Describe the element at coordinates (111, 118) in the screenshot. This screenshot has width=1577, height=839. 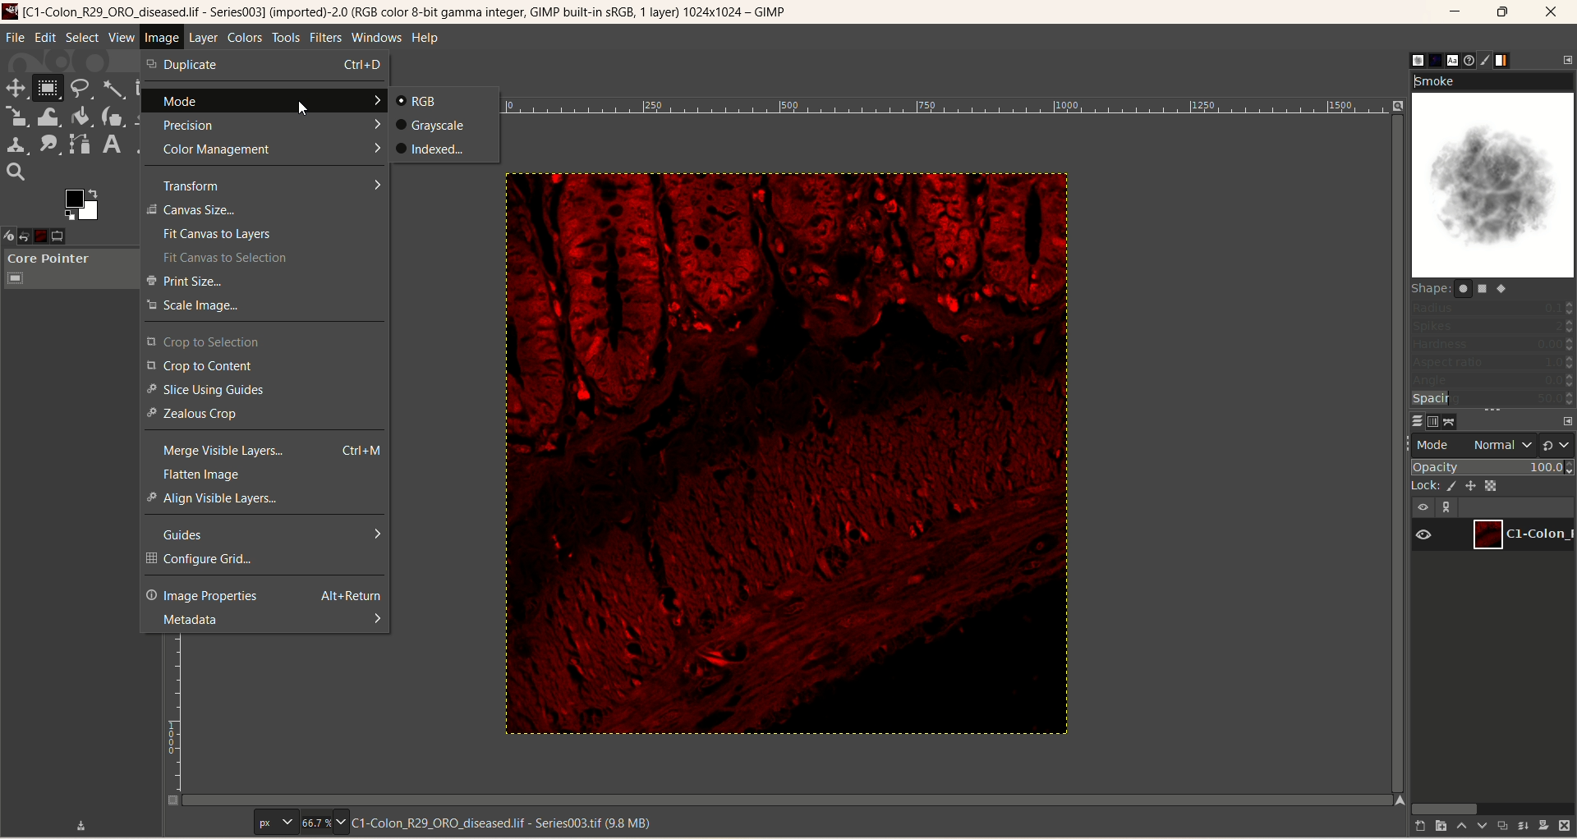
I see `ink tool` at that location.